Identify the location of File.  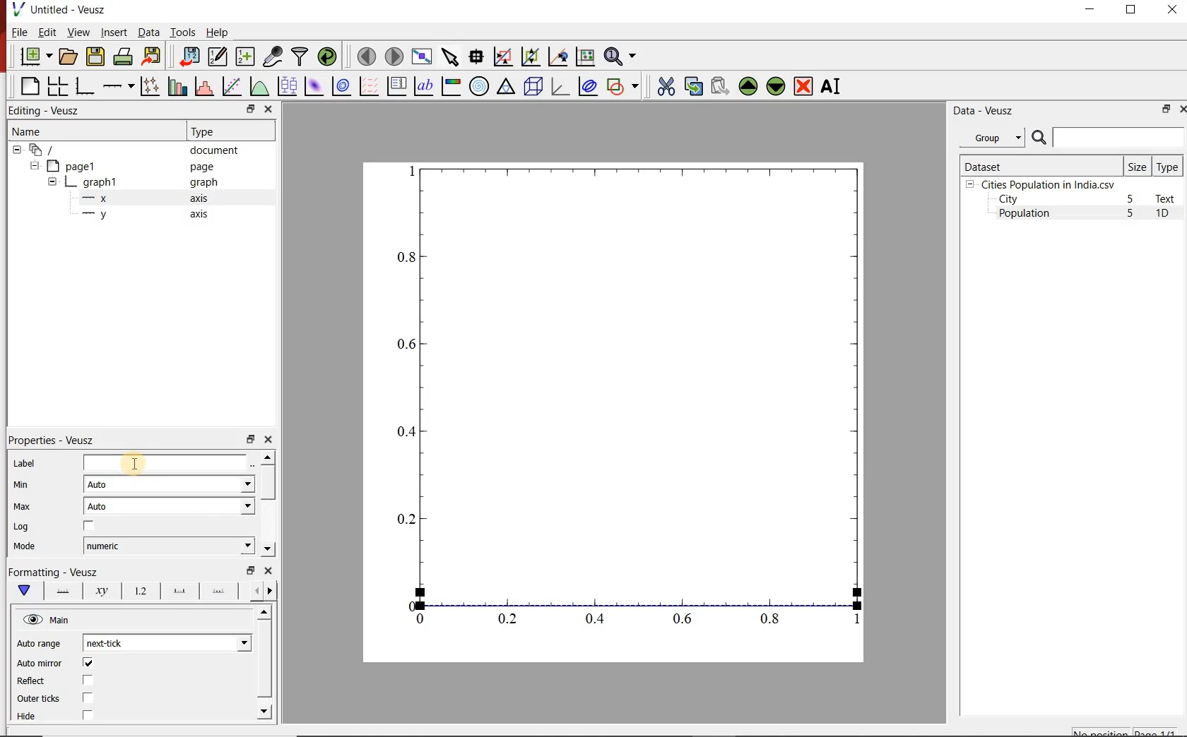
(20, 32).